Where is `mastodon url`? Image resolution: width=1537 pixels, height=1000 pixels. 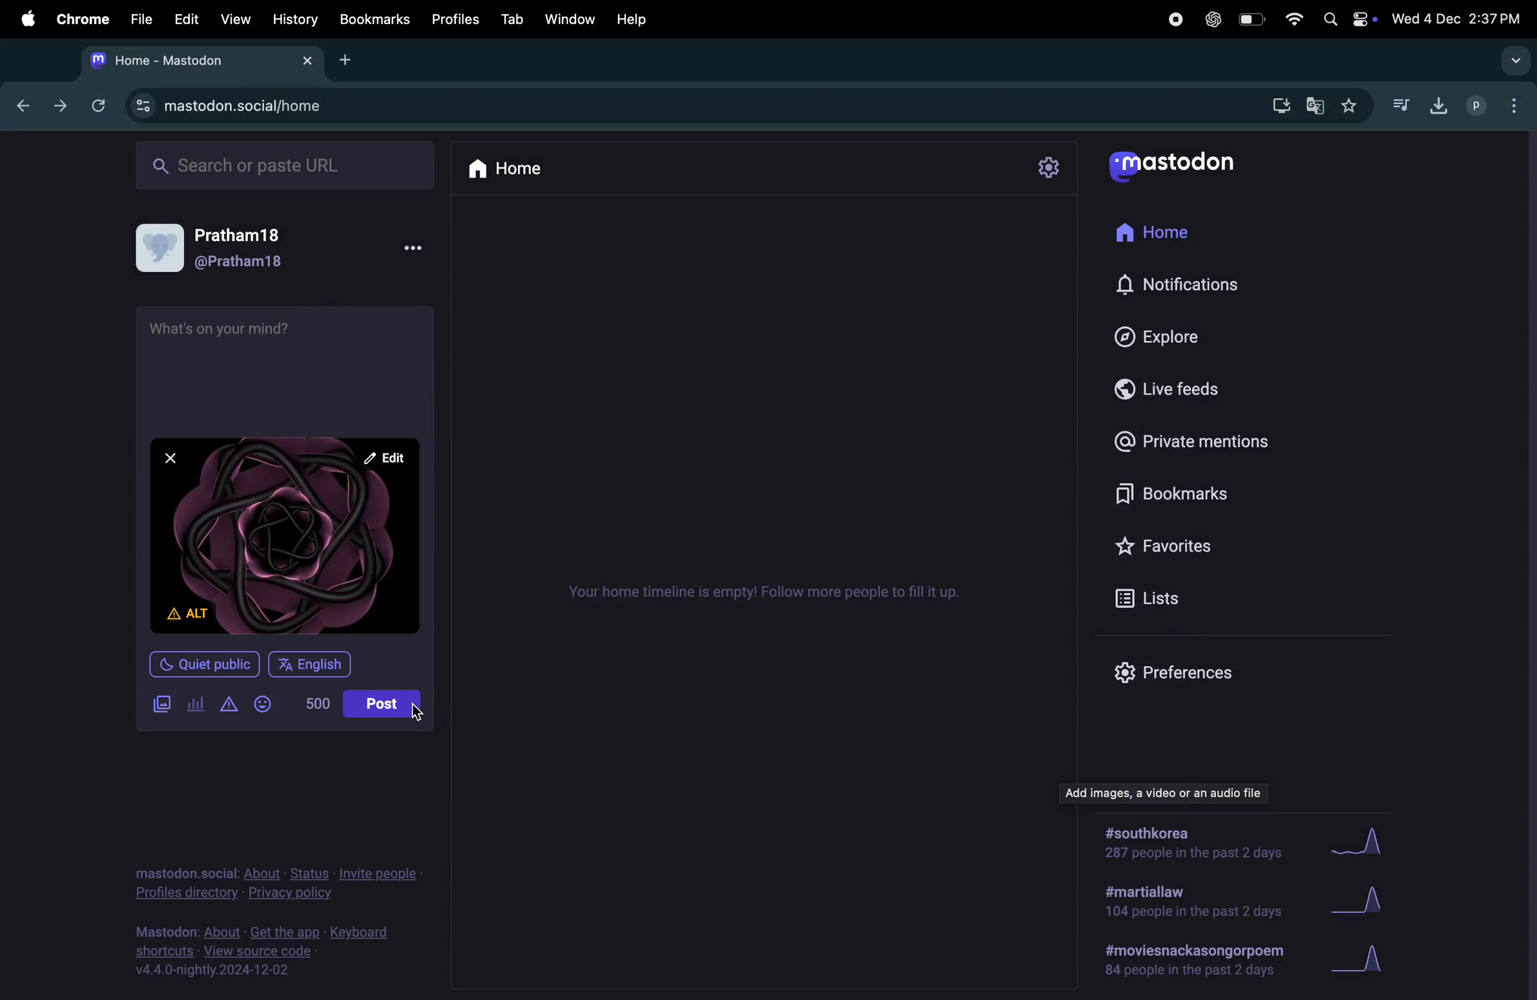
mastodon url is located at coordinates (232, 107).